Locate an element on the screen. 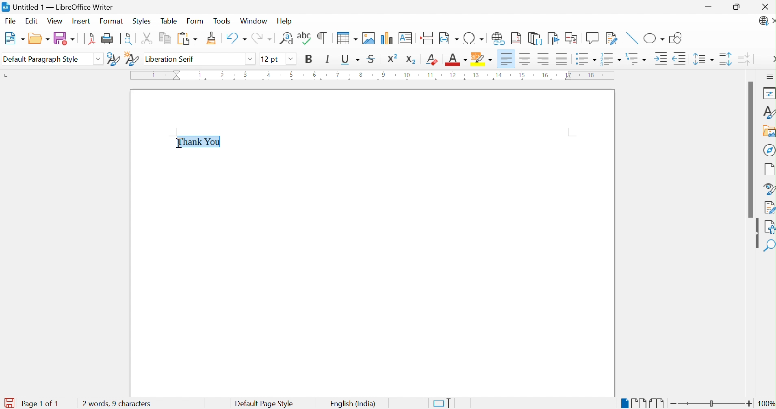  Styles is located at coordinates (141, 20).